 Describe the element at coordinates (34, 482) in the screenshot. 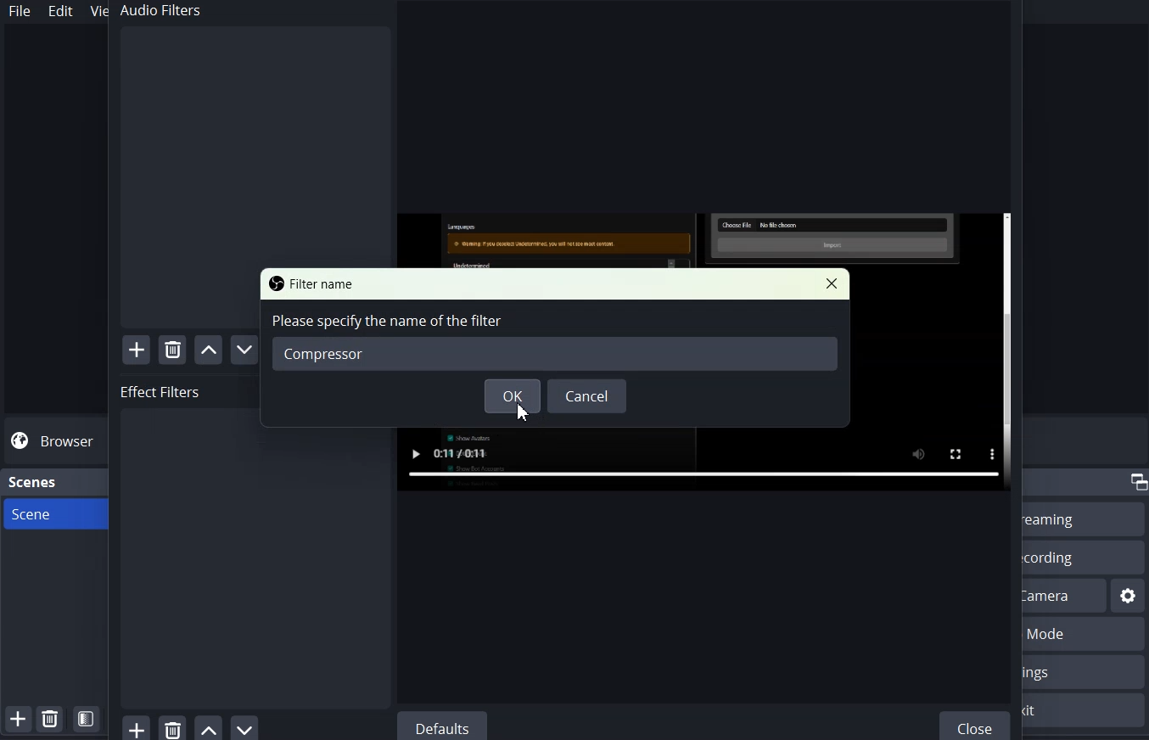

I see `Scene` at that location.